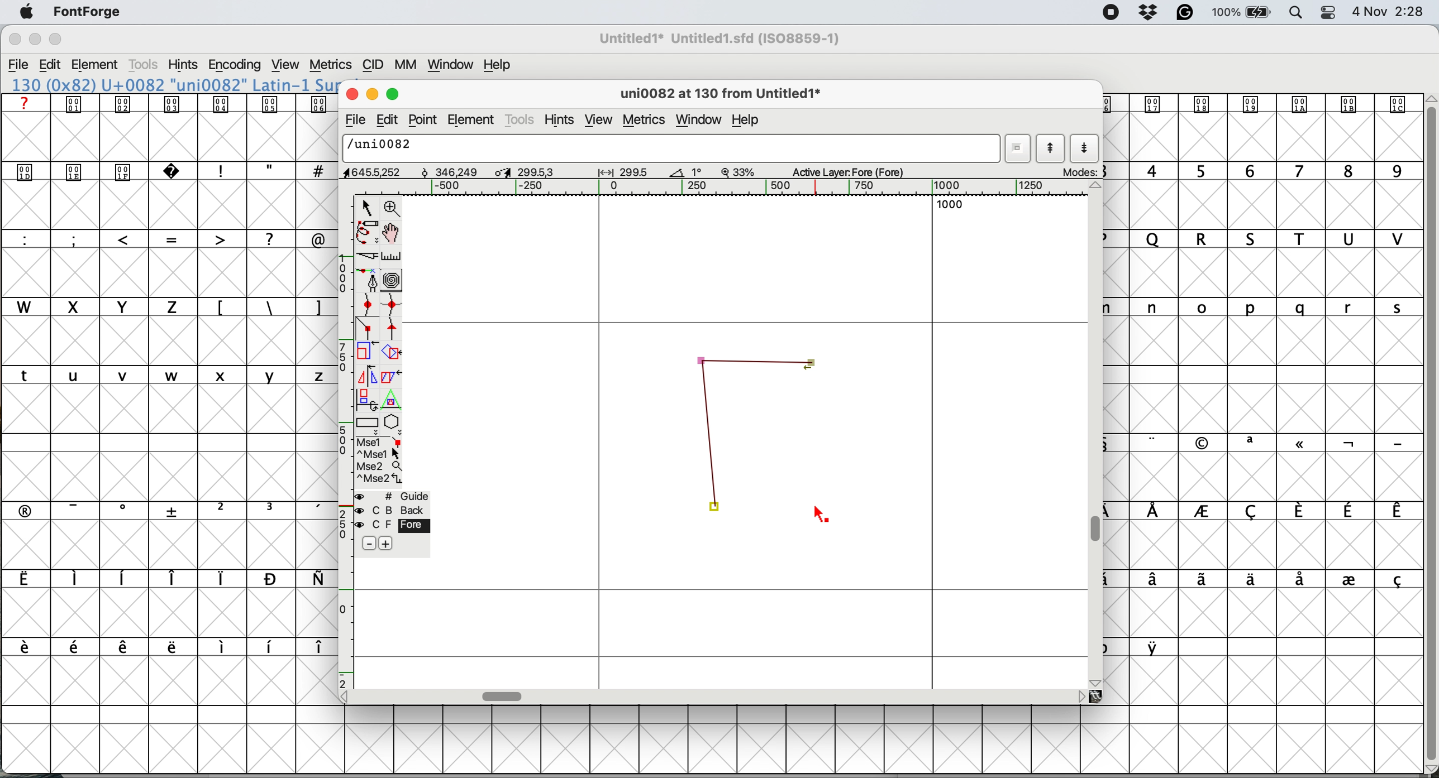  Describe the element at coordinates (1240, 12) in the screenshot. I see `battery` at that location.